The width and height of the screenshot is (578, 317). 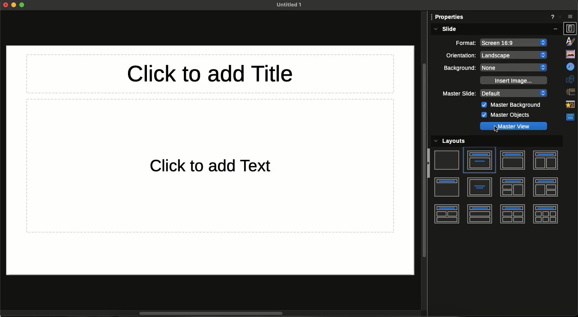 What do you see at coordinates (222, 167) in the screenshot?
I see `Text` at bounding box center [222, 167].